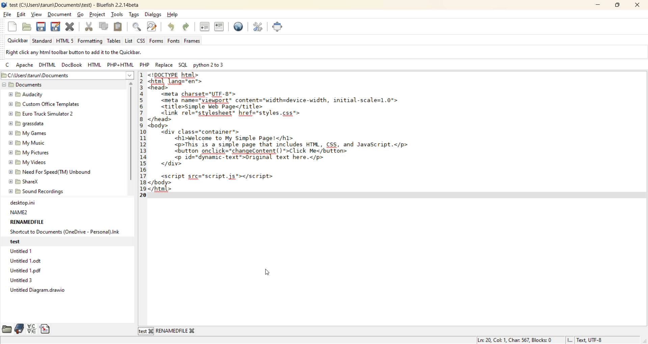 This screenshot has width=648, height=344. I want to click on preview in browser, so click(241, 28).